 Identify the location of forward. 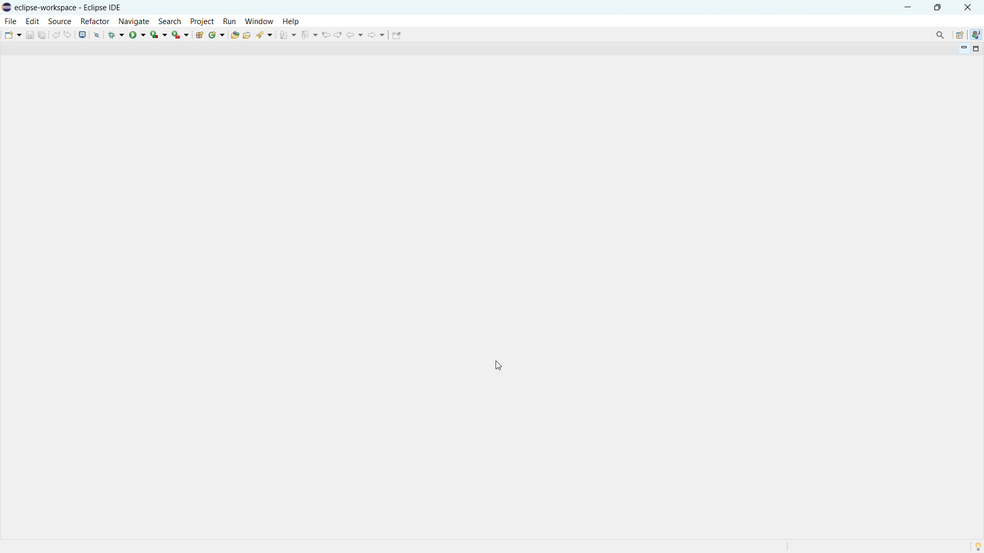
(376, 34).